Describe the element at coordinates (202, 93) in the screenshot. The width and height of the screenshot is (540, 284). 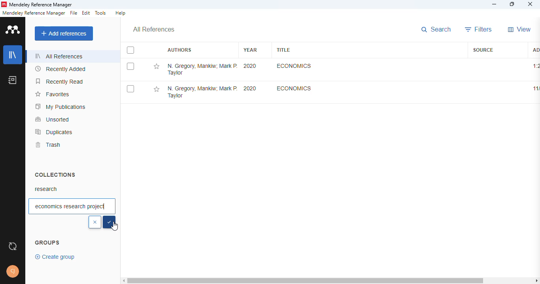
I see `N. Gregory Mankiw, Mark P. Taylor` at that location.